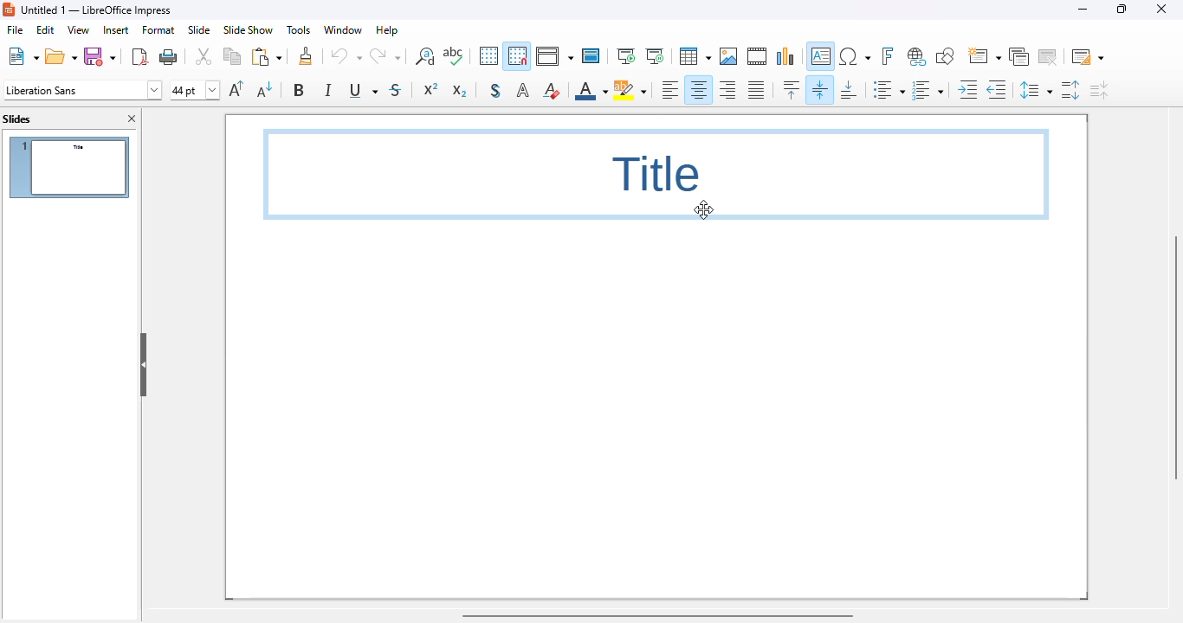 This screenshot has height=623, width=1183. What do you see at coordinates (307, 56) in the screenshot?
I see `clone formatting` at bounding box center [307, 56].